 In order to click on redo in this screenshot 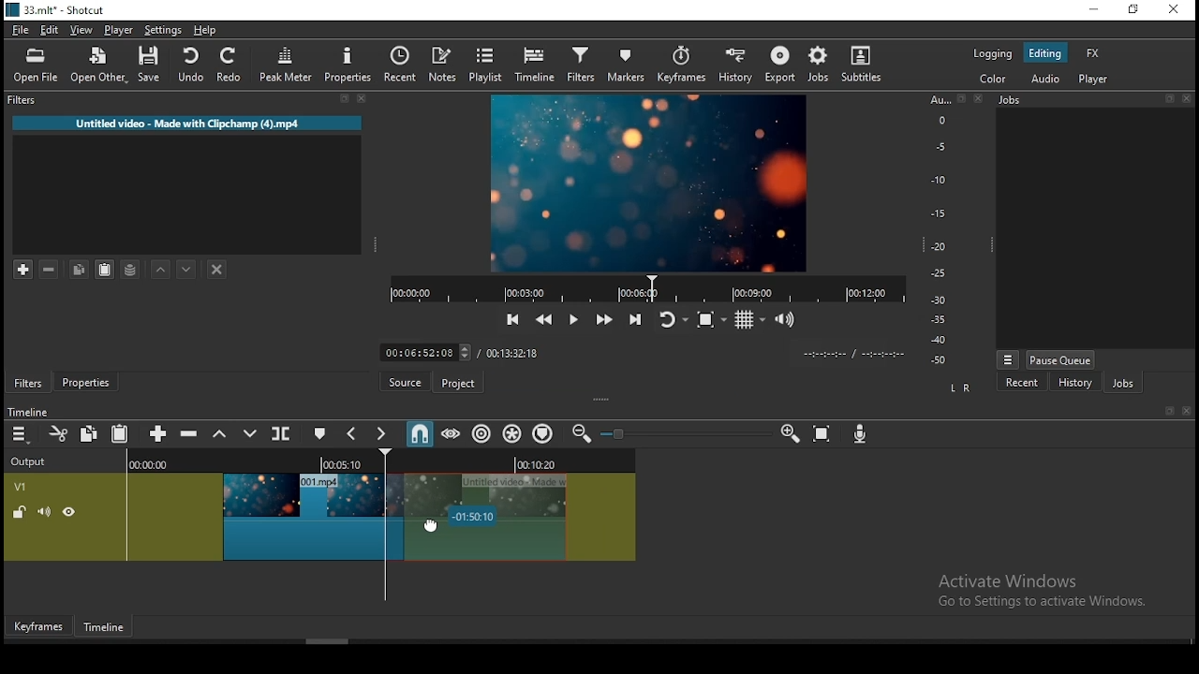, I will do `click(232, 67)`.